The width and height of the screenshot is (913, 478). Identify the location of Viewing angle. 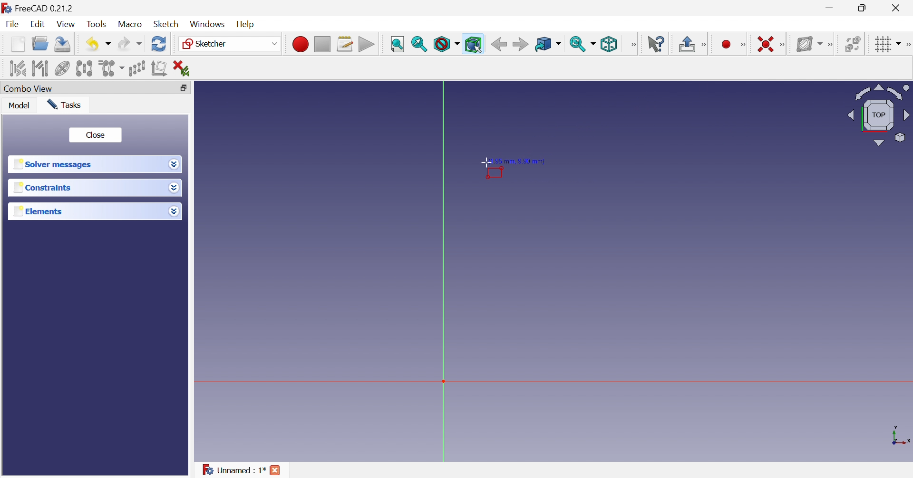
(878, 116).